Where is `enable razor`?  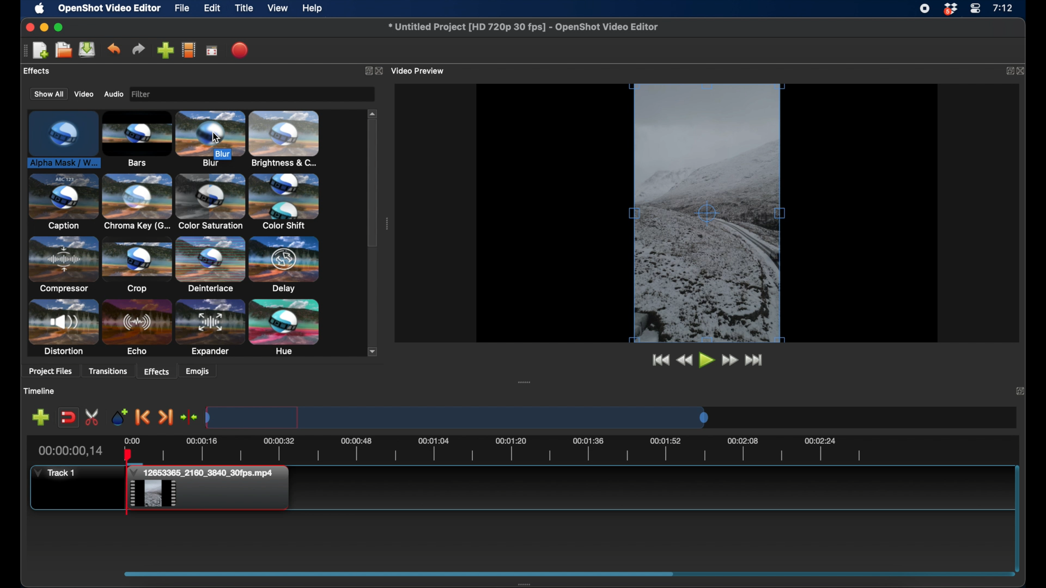
enable razor is located at coordinates (93, 416).